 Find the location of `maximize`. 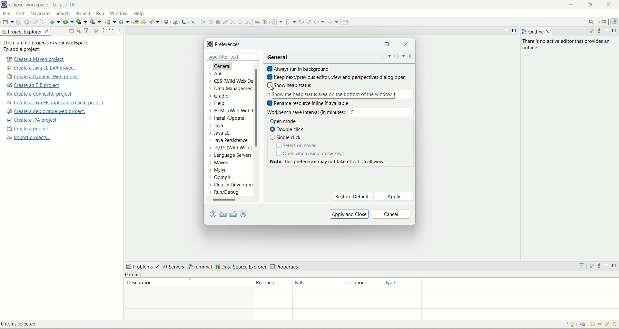

maximize is located at coordinates (119, 31).